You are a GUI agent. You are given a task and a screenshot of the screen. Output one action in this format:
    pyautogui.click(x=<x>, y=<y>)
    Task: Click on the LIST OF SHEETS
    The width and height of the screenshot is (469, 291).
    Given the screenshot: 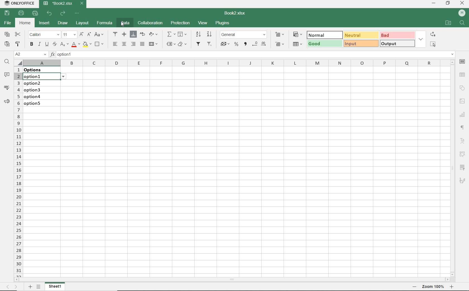 What is the action you would take?
    pyautogui.click(x=38, y=287)
    